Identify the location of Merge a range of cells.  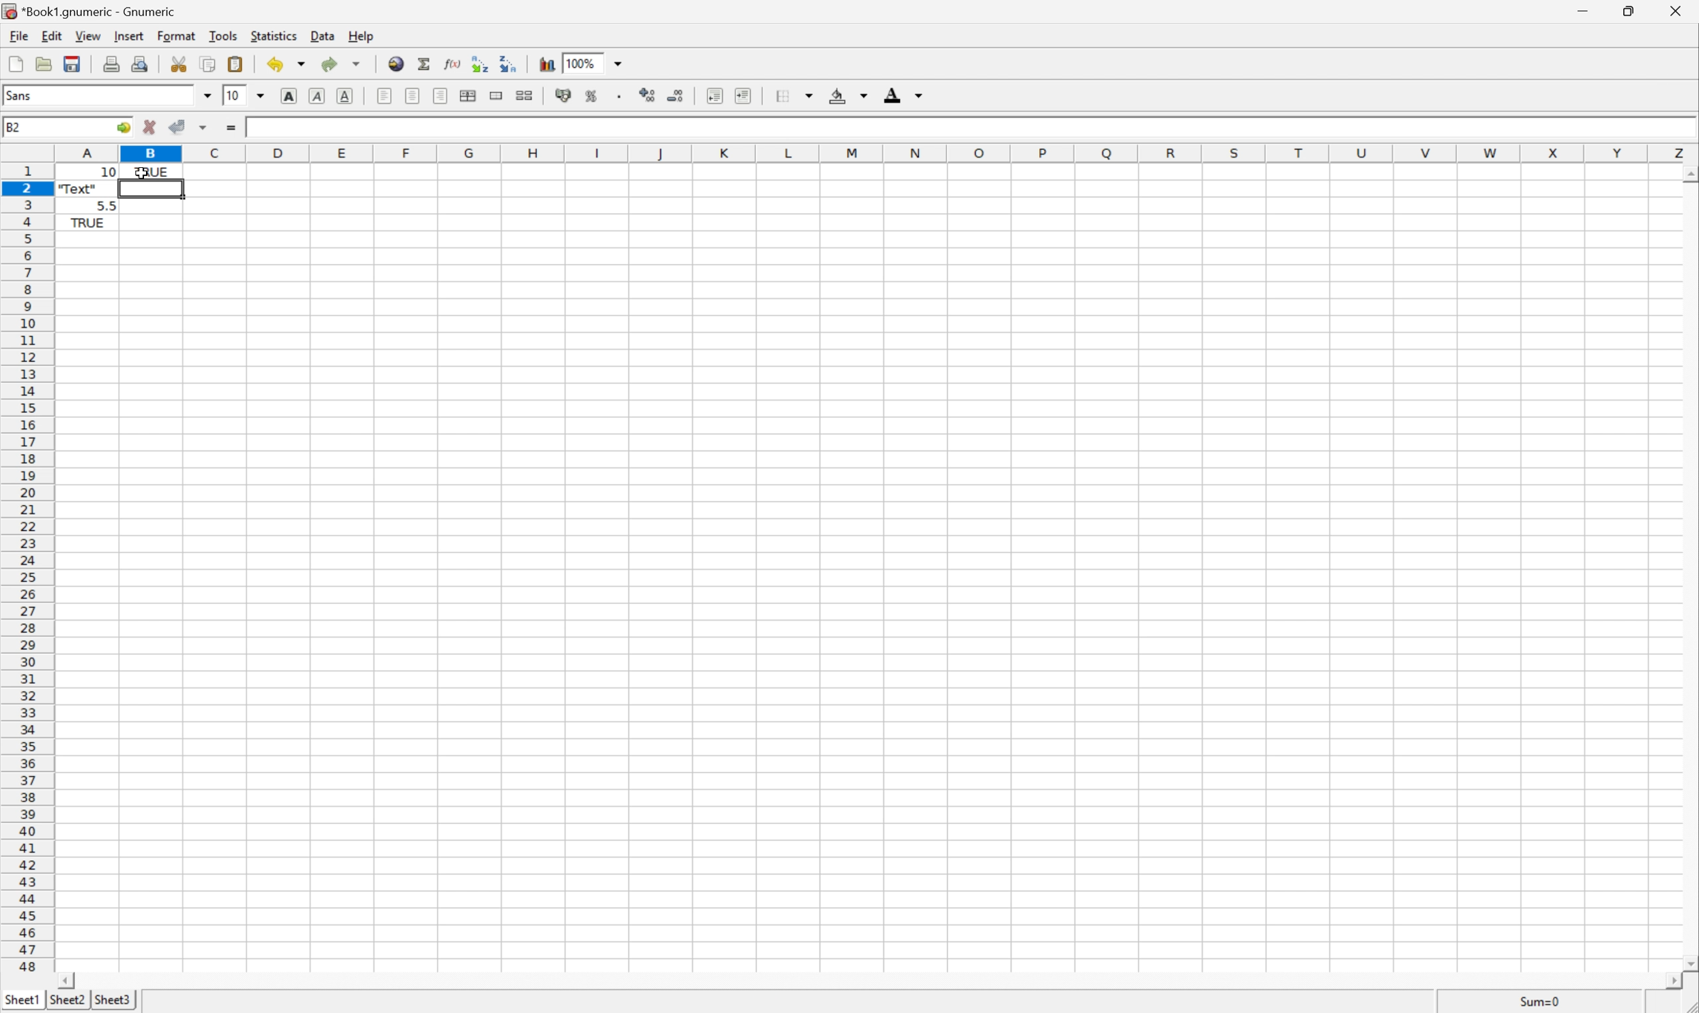
(497, 95).